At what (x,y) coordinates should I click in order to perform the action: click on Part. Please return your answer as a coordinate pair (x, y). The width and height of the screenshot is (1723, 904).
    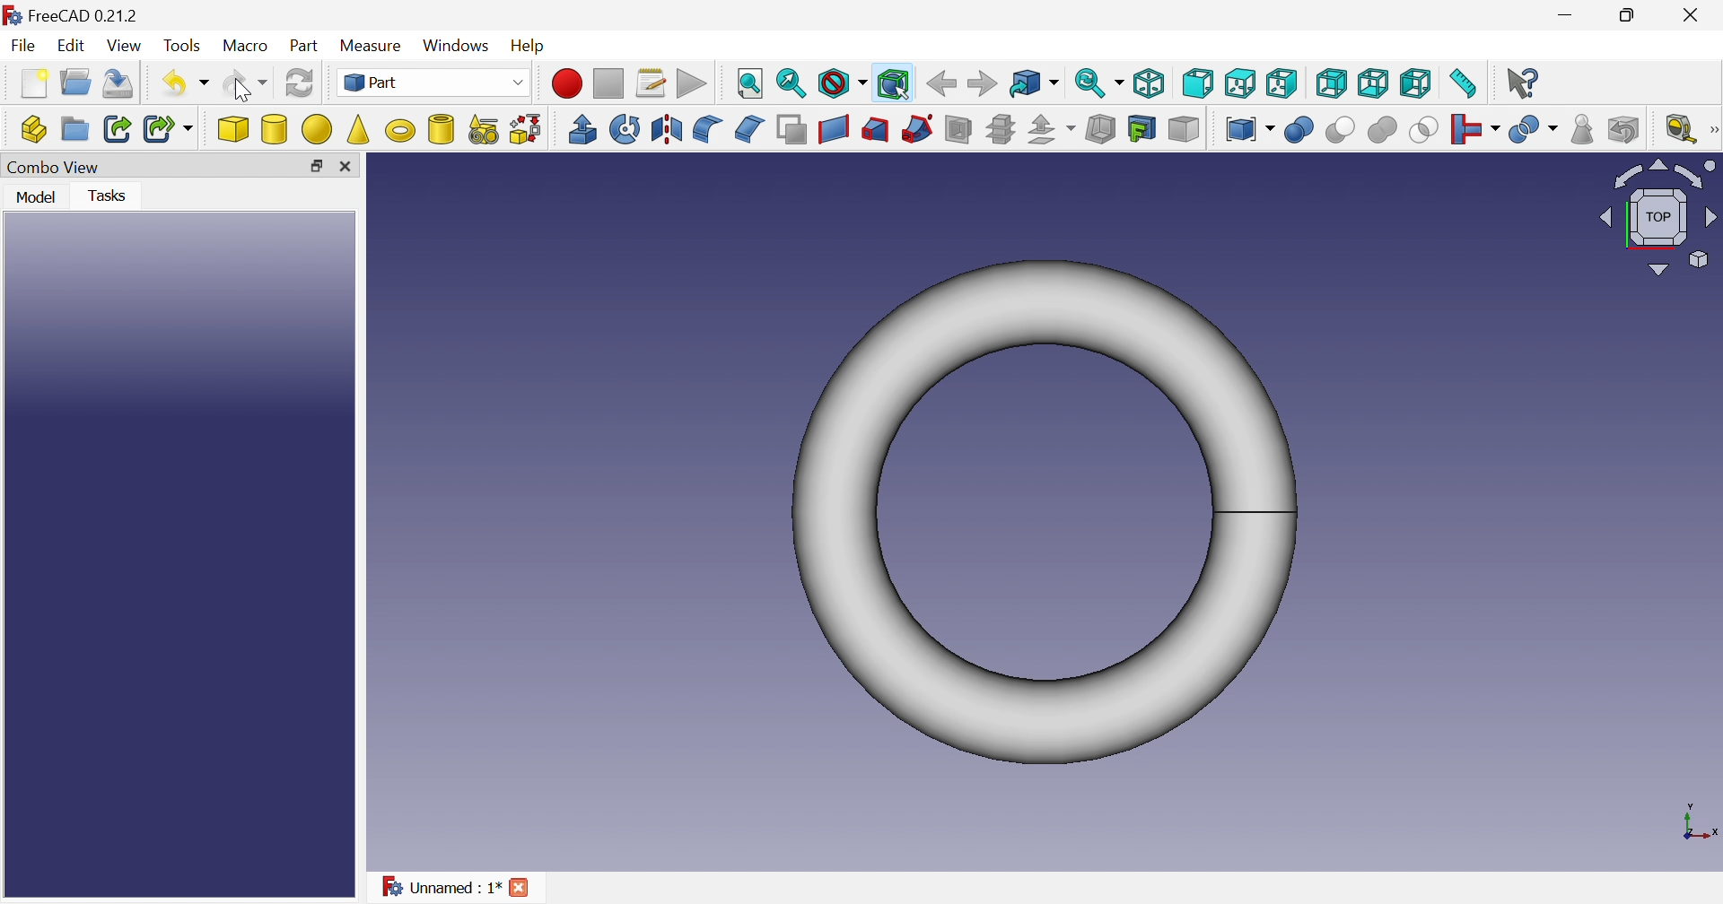
    Looking at the image, I should click on (436, 83).